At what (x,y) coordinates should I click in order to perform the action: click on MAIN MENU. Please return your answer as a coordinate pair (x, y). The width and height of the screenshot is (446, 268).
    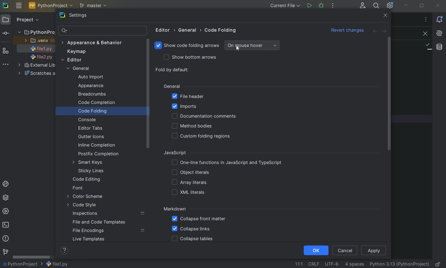
    Looking at the image, I should click on (19, 6).